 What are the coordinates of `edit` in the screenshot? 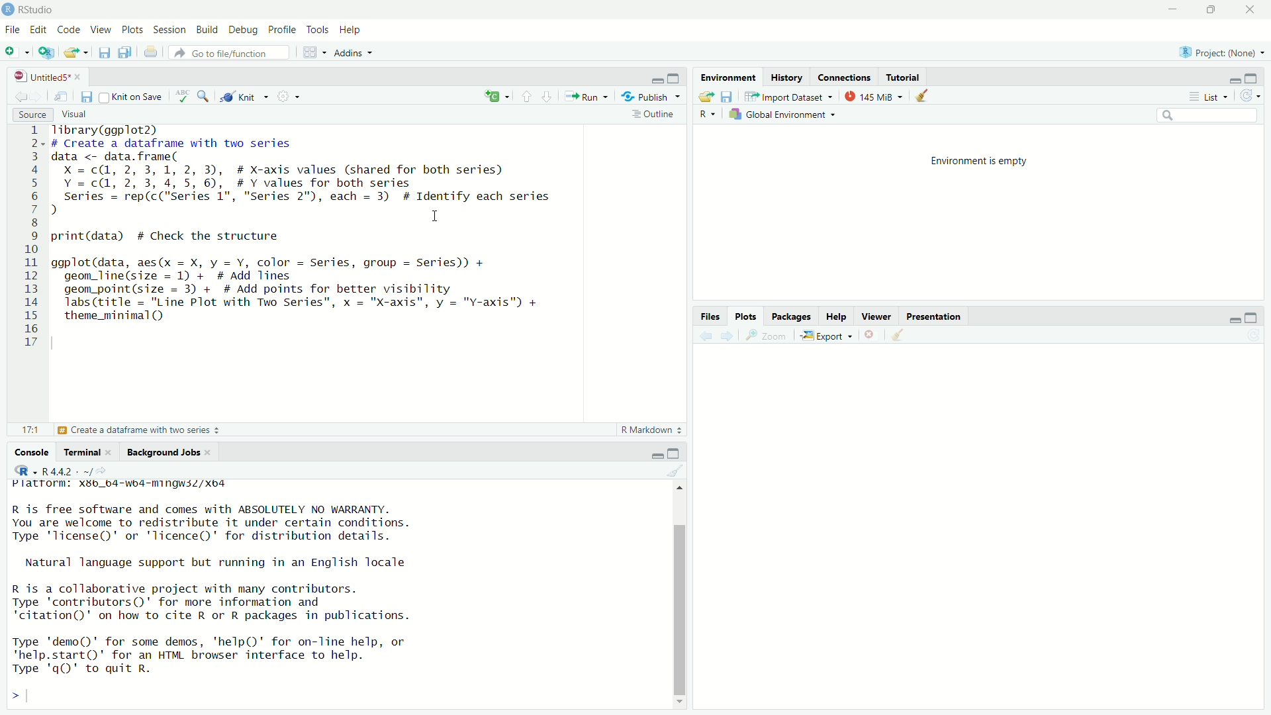 It's located at (39, 32).